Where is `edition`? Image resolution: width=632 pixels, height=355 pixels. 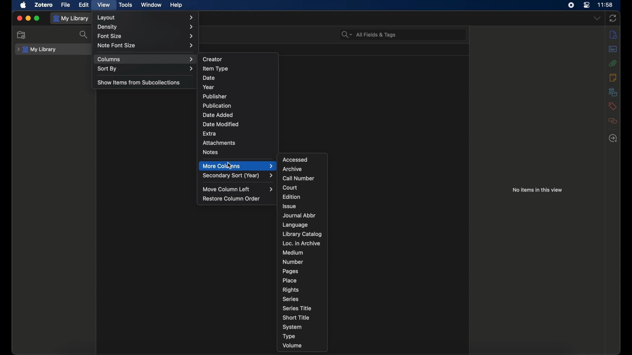 edition is located at coordinates (291, 197).